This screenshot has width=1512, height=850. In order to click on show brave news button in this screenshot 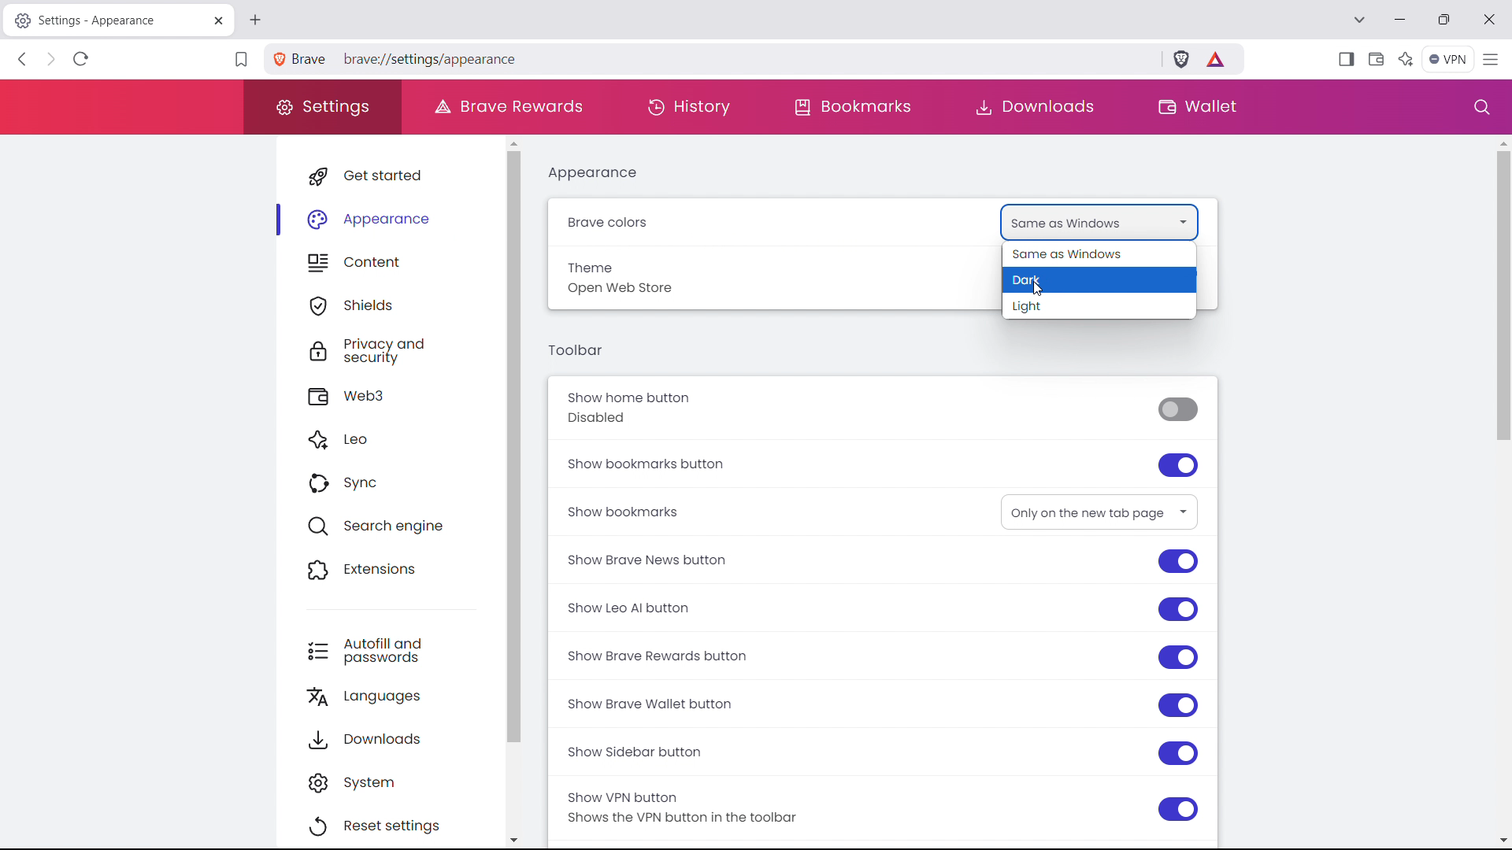, I will do `click(881, 562)`.